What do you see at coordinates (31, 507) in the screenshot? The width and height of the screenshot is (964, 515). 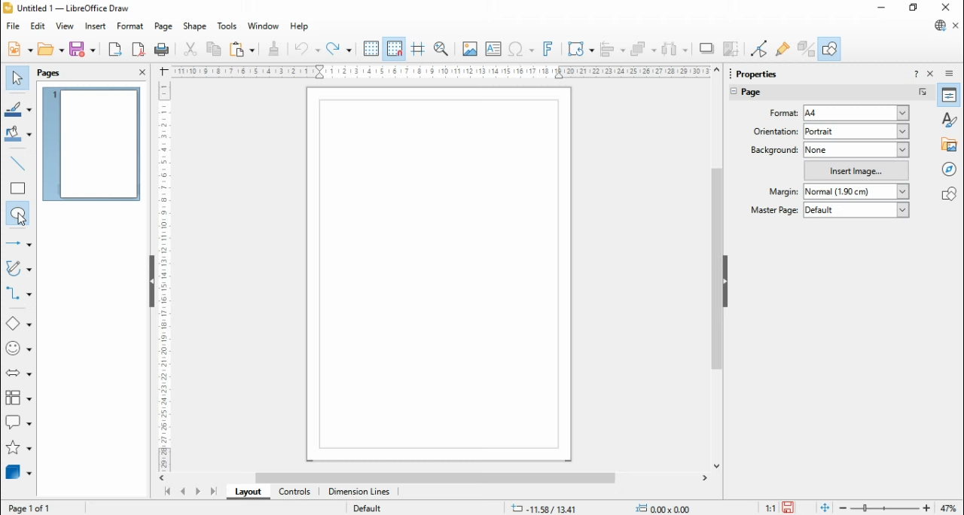 I see `Page 10f 1` at bounding box center [31, 507].